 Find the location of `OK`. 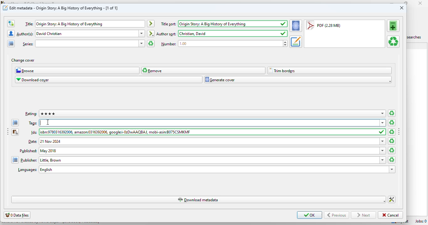

OK is located at coordinates (310, 215).